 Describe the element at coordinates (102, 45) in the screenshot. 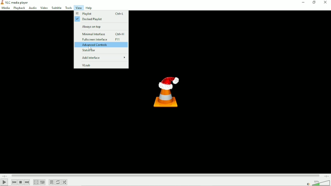

I see `Advanced controls` at that location.